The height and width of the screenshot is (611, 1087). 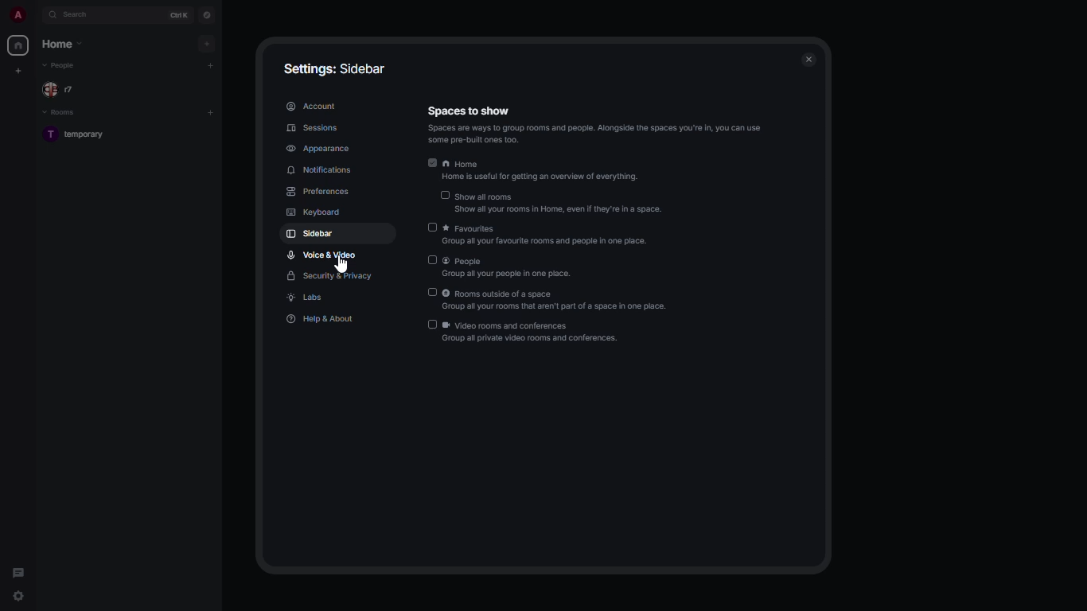 I want to click on add, so click(x=208, y=43).